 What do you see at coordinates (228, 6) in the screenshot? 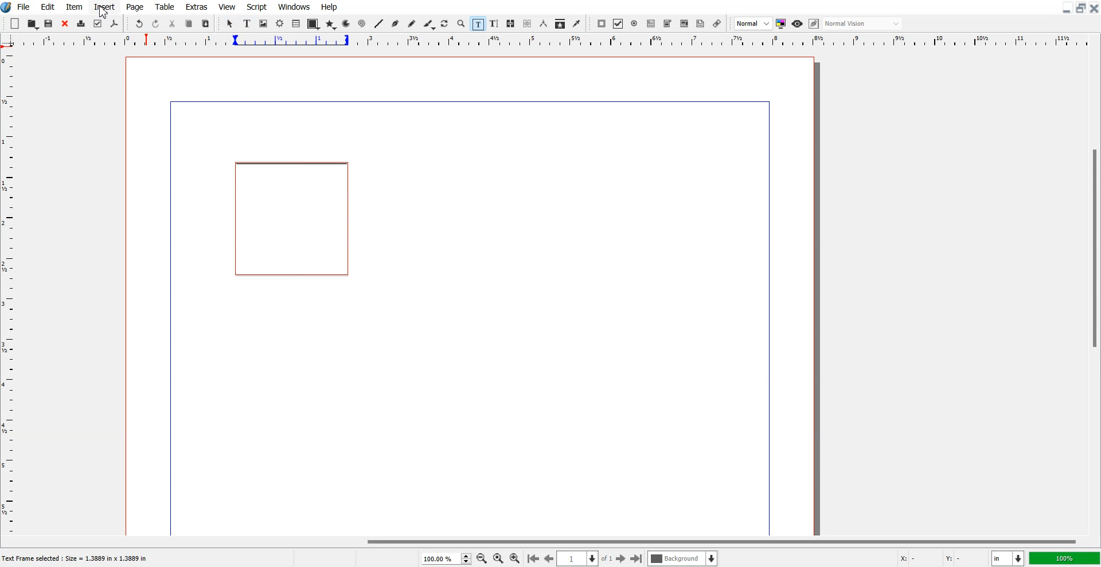
I see `View` at bounding box center [228, 6].